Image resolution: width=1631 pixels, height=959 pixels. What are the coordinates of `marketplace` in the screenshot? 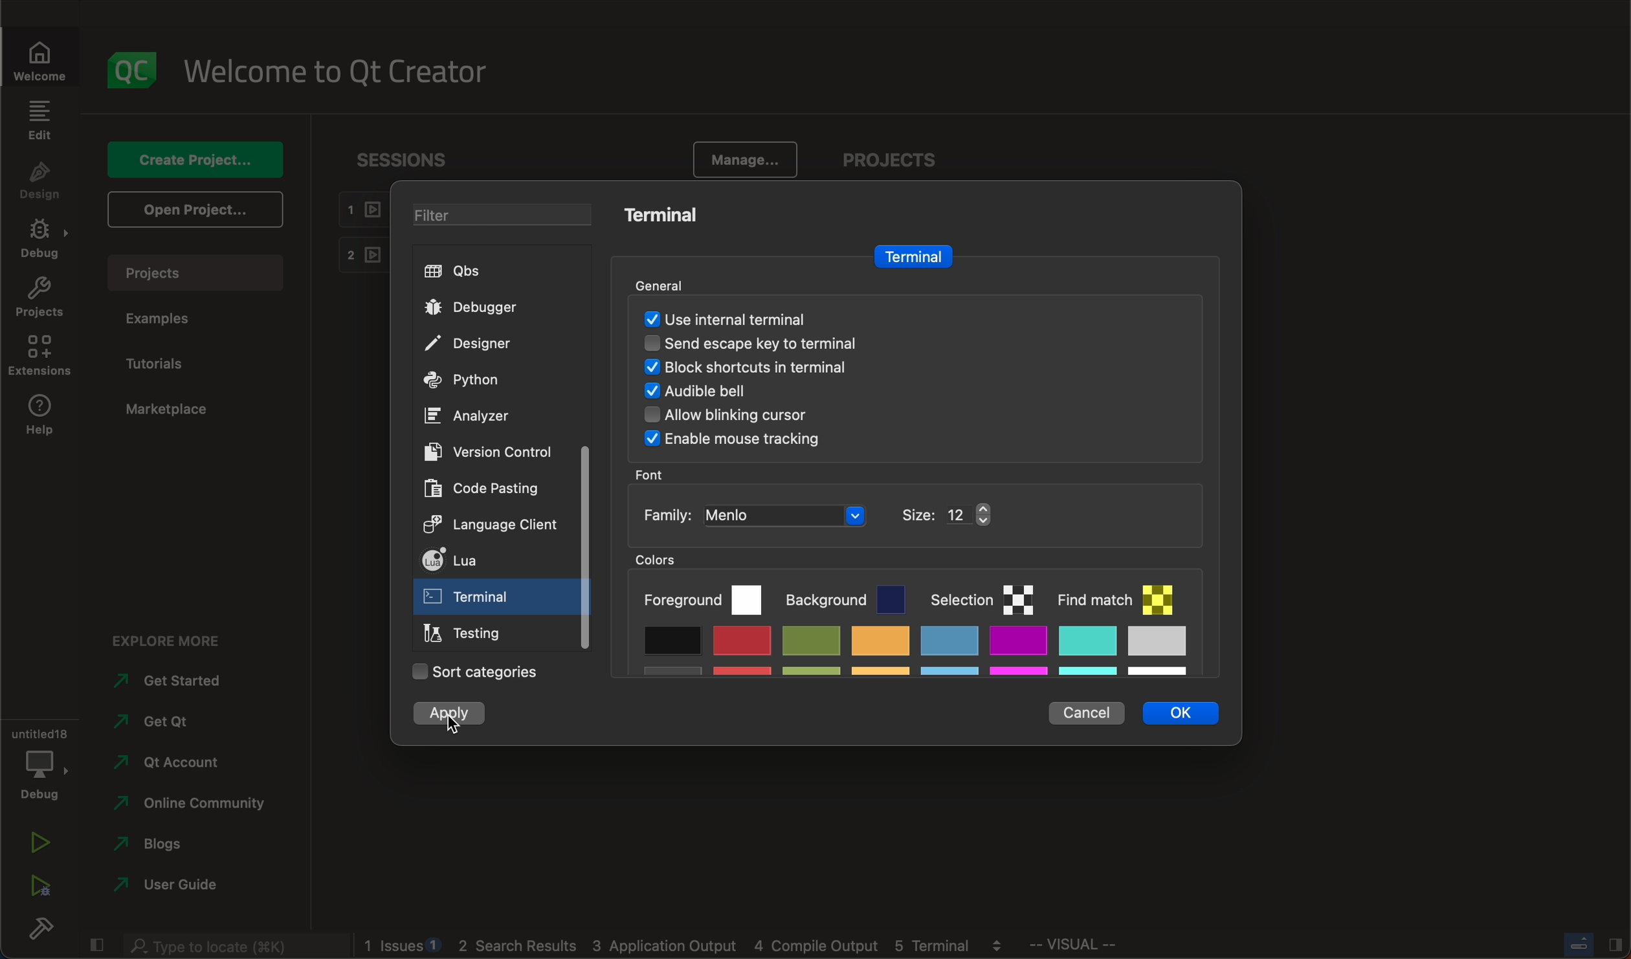 It's located at (173, 412).